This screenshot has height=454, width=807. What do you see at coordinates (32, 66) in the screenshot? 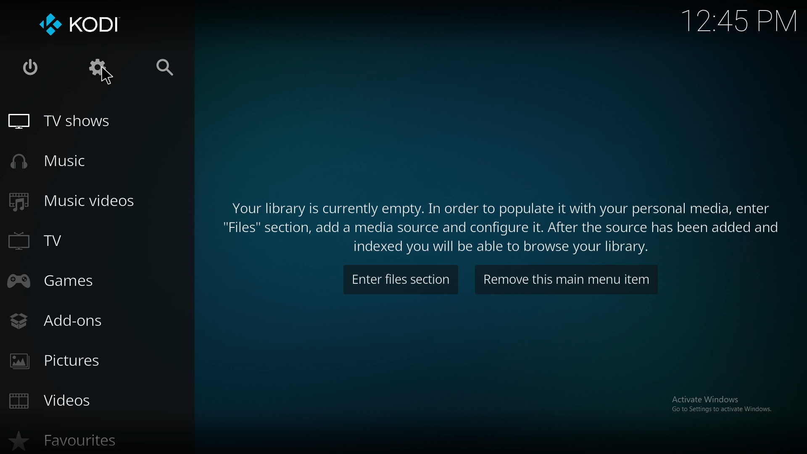
I see `close` at bounding box center [32, 66].